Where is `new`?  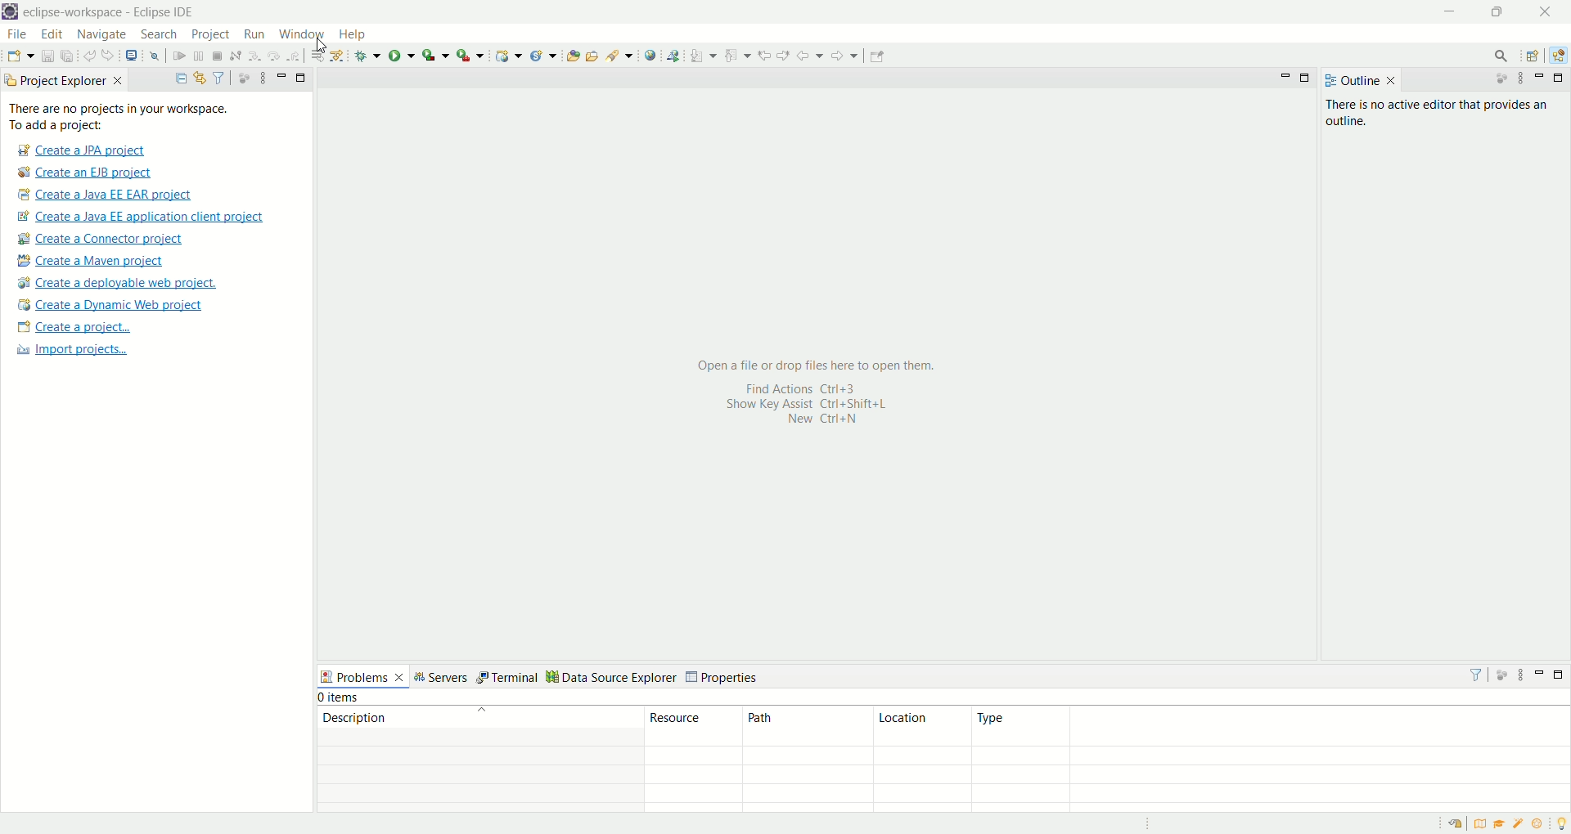
new is located at coordinates (19, 56).